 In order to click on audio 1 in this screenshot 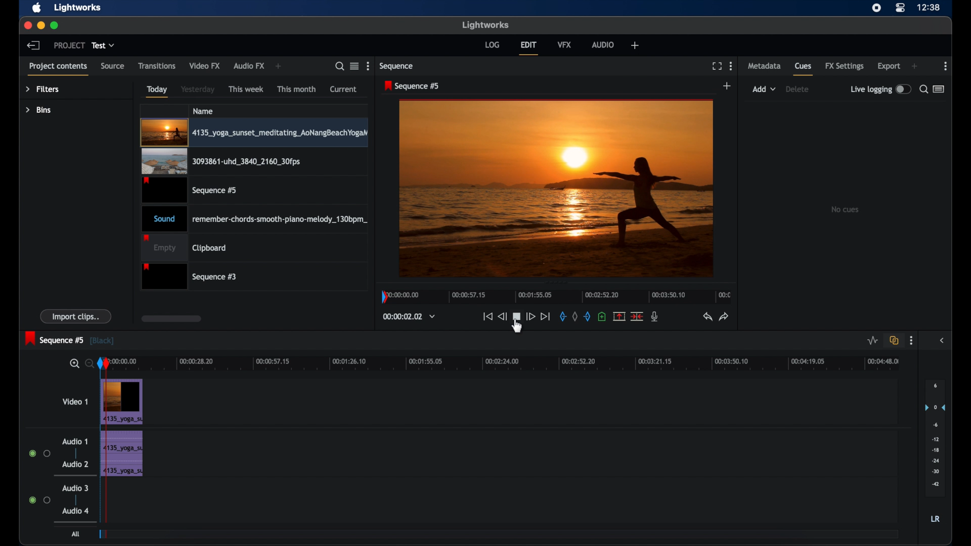, I will do `click(74, 442)`.